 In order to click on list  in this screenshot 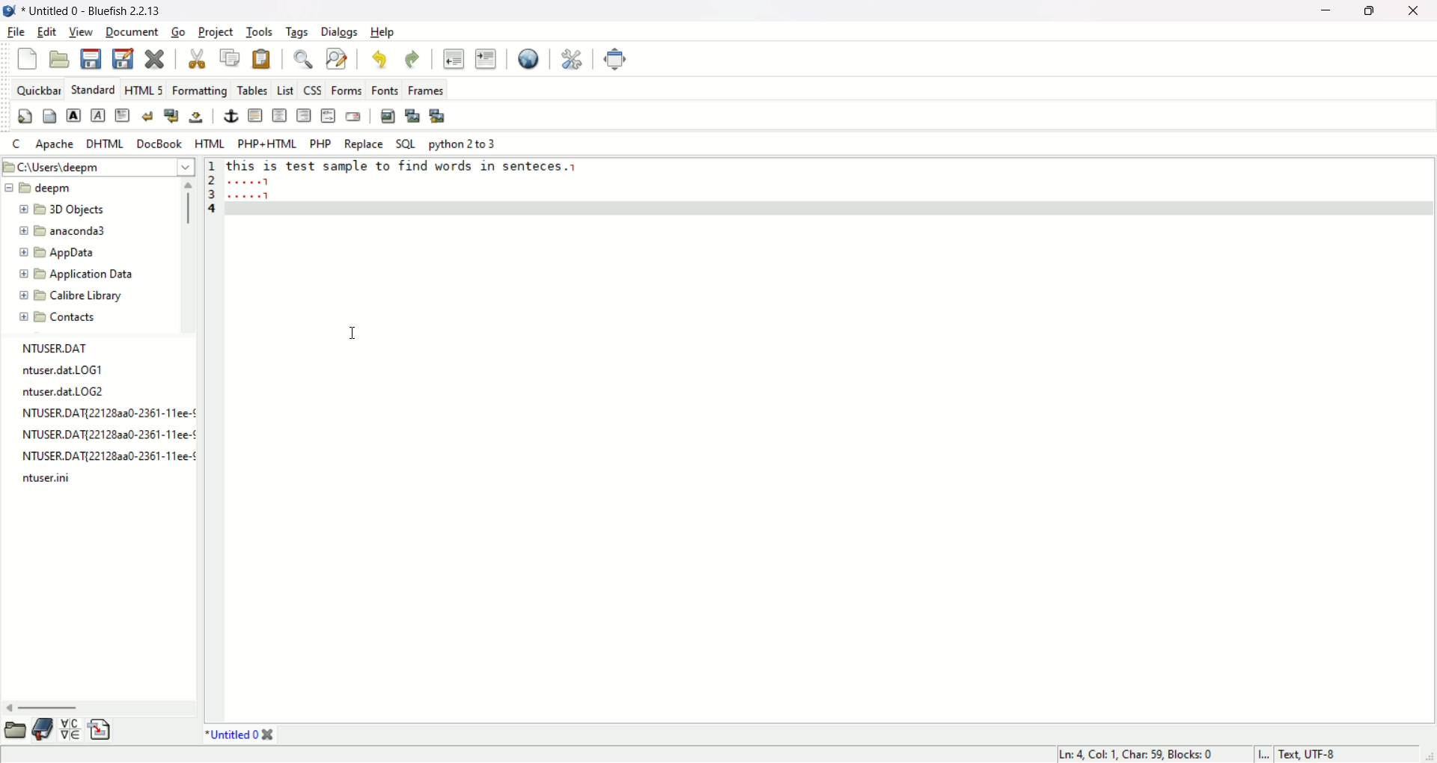, I will do `click(284, 90)`.